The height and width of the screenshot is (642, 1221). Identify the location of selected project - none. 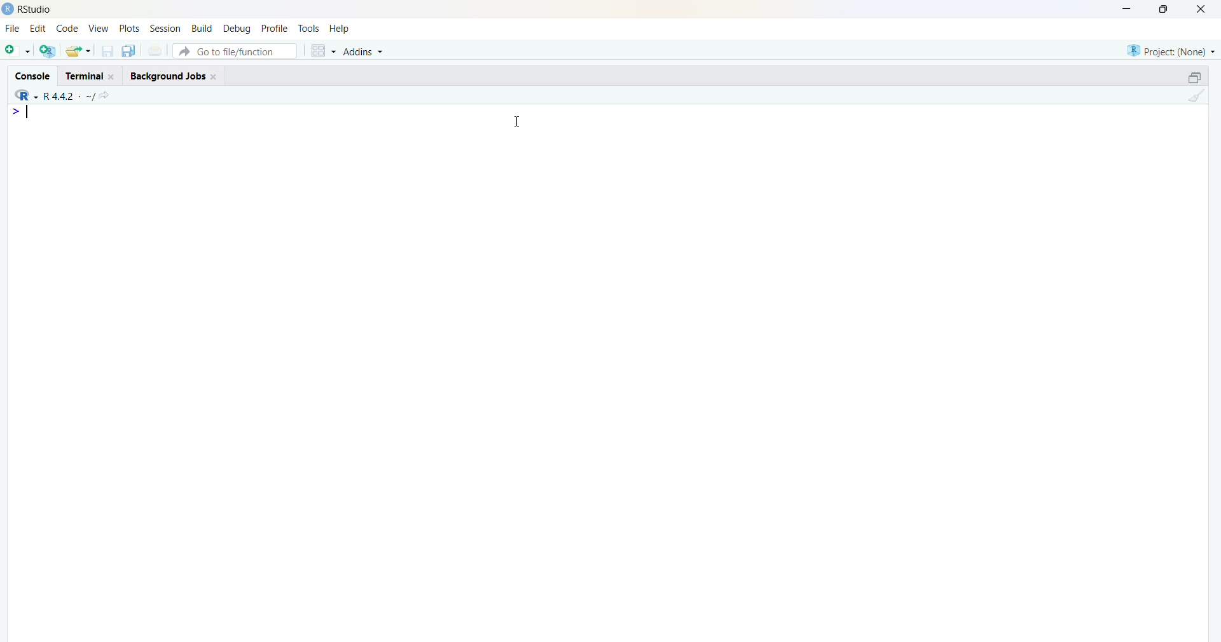
(1173, 50).